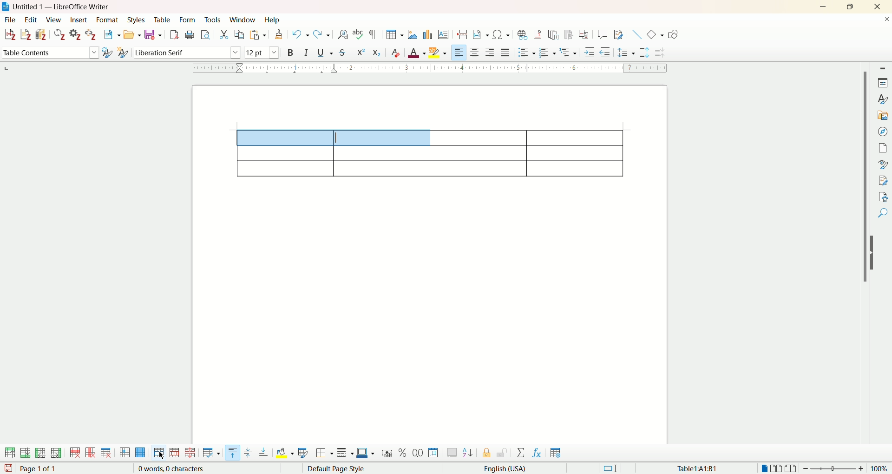  What do you see at coordinates (444, 34) in the screenshot?
I see `insert text box` at bounding box center [444, 34].